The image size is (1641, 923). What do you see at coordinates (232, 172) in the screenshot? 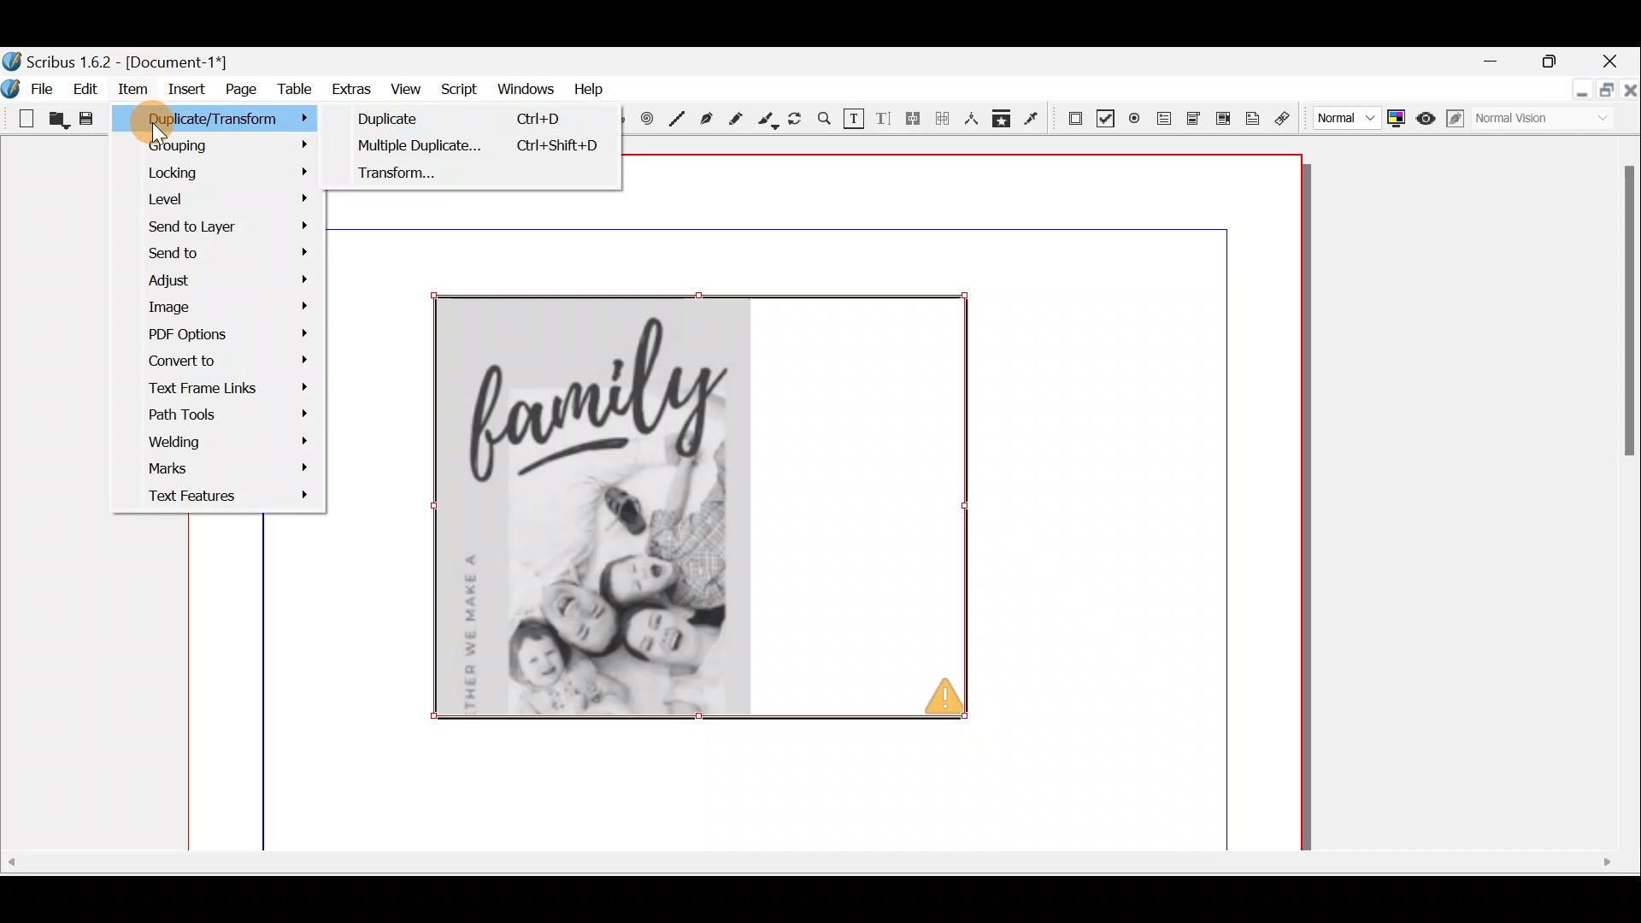
I see `Locking` at bounding box center [232, 172].